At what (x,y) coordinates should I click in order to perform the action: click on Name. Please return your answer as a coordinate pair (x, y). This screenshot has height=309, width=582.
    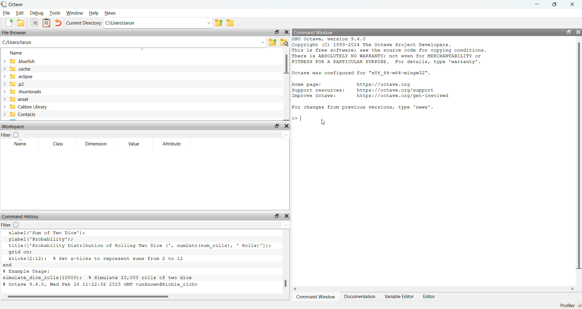
    Looking at the image, I should click on (15, 53).